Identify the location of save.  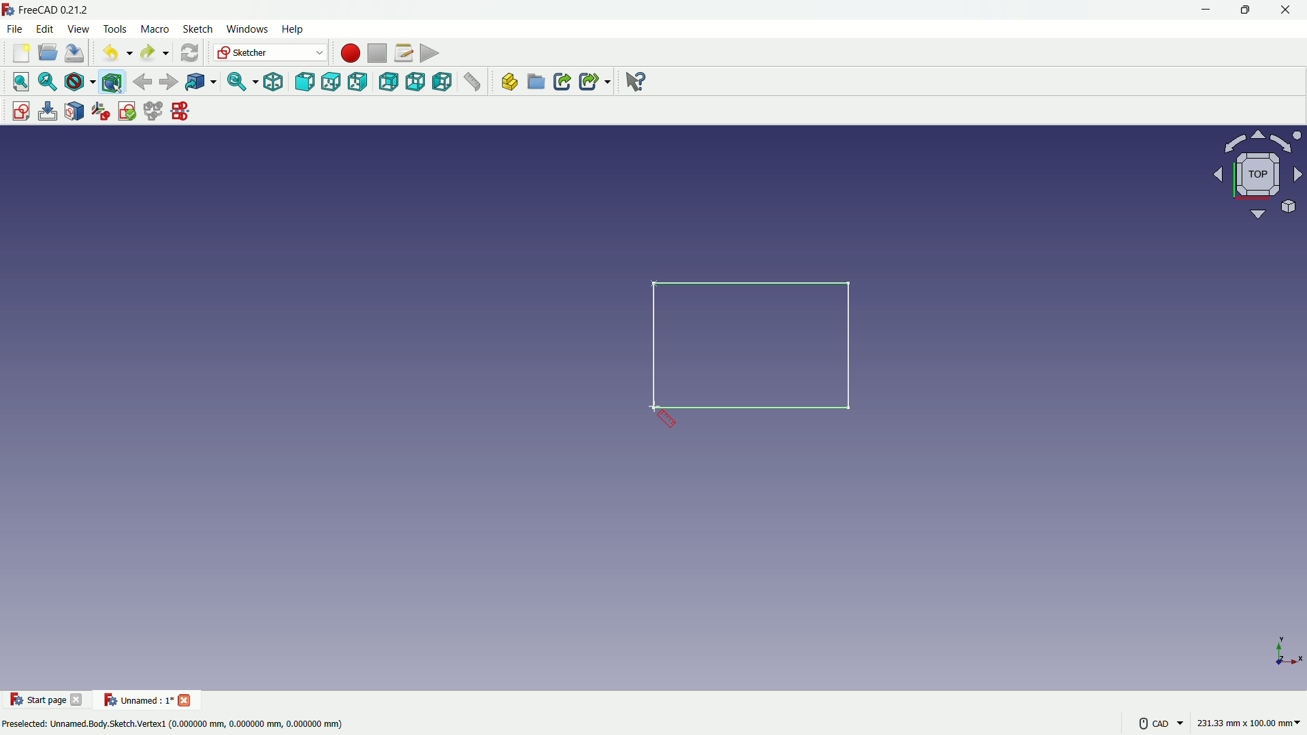
(76, 53).